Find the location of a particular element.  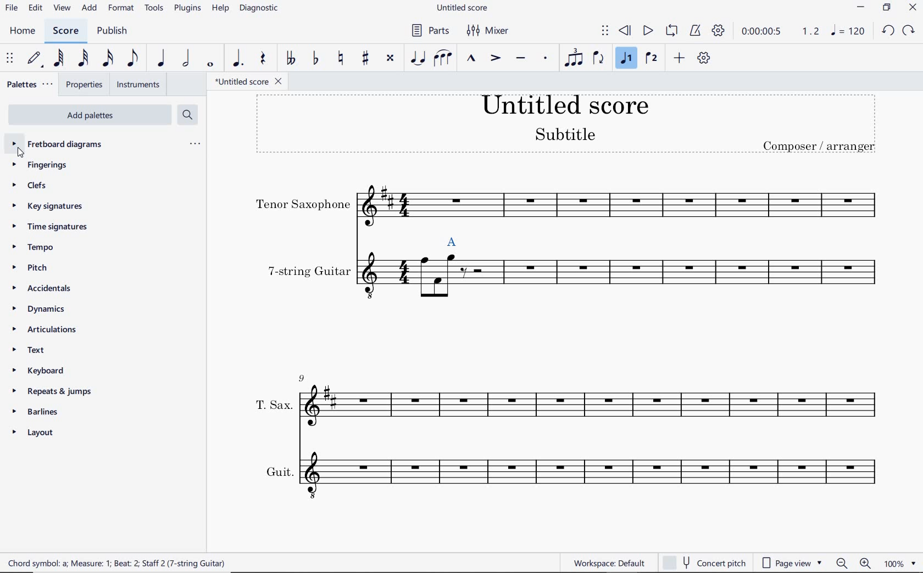

MIXER is located at coordinates (489, 31).